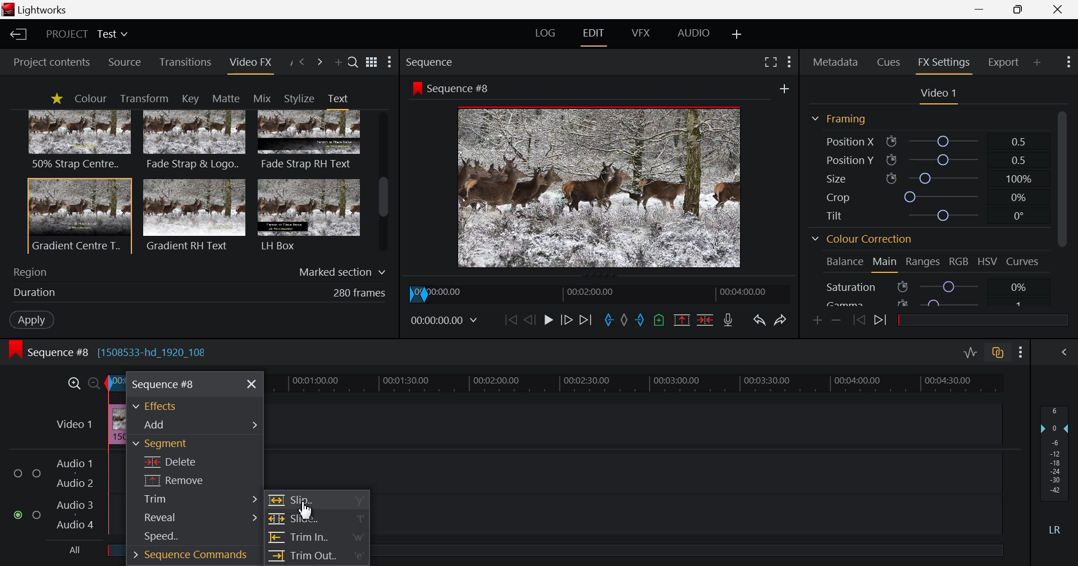  I want to click on Toggle auto track sync, so click(999, 354).